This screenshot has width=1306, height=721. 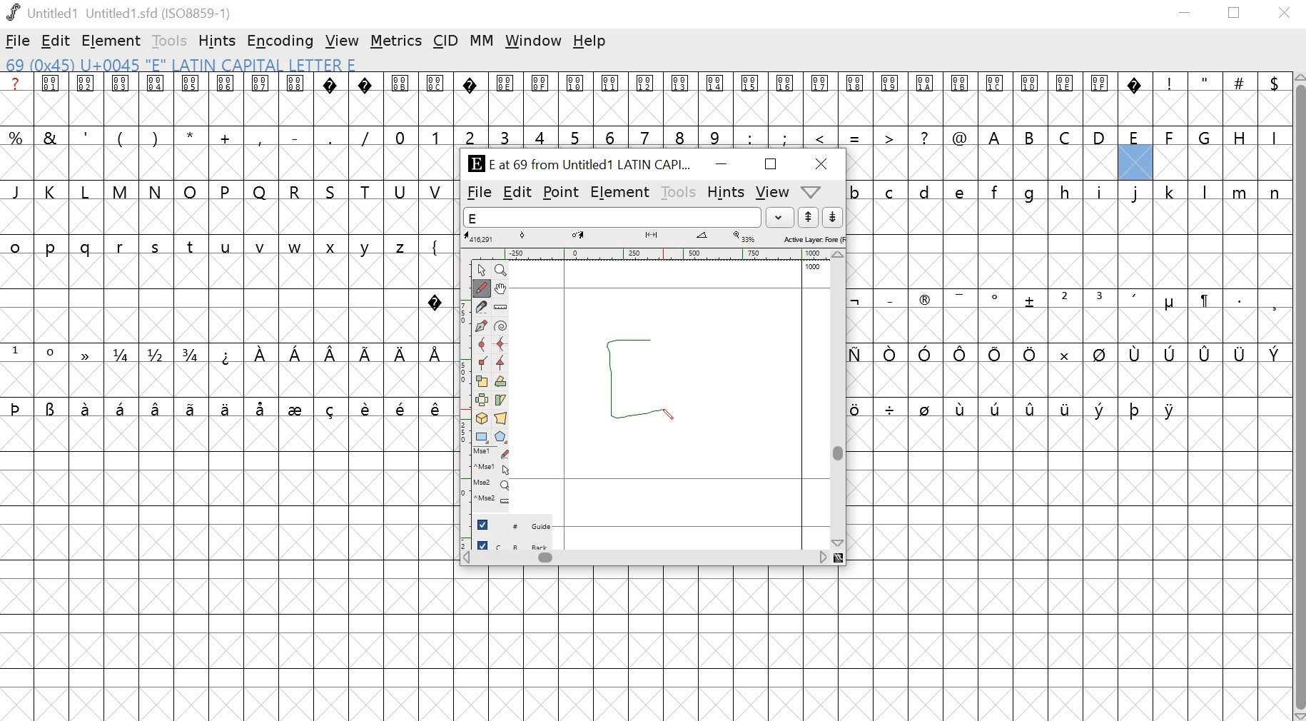 What do you see at coordinates (577, 165) in the screenshot?
I see `E at 69 from Untitled1 LATIN CAPI...` at bounding box center [577, 165].